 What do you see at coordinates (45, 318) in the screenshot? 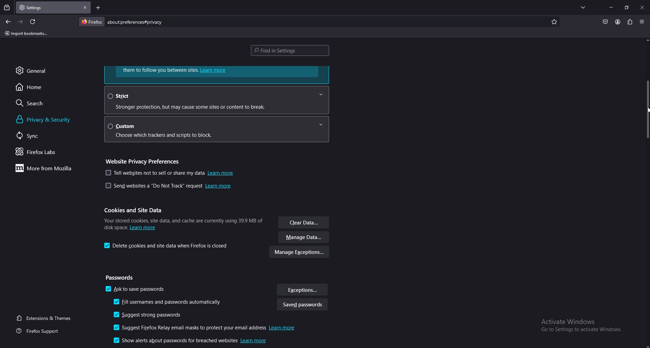
I see `extension and themes` at bounding box center [45, 318].